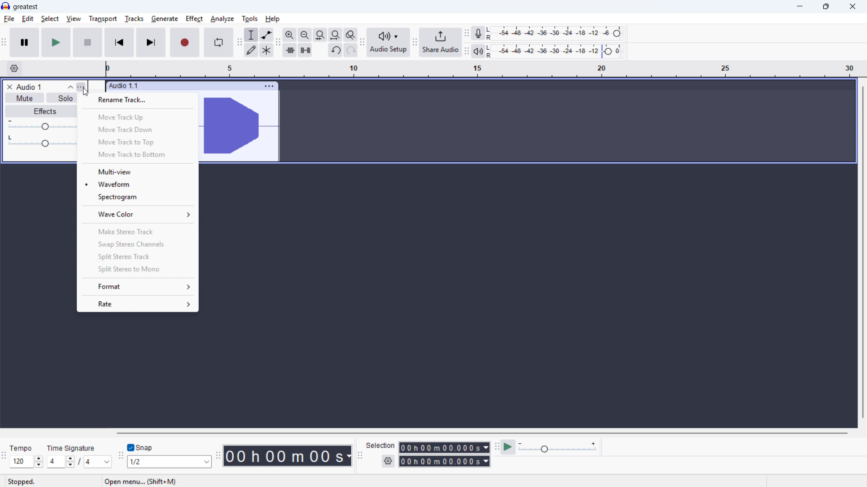  What do you see at coordinates (139, 214) in the screenshot?
I see `Wave colour ` at bounding box center [139, 214].